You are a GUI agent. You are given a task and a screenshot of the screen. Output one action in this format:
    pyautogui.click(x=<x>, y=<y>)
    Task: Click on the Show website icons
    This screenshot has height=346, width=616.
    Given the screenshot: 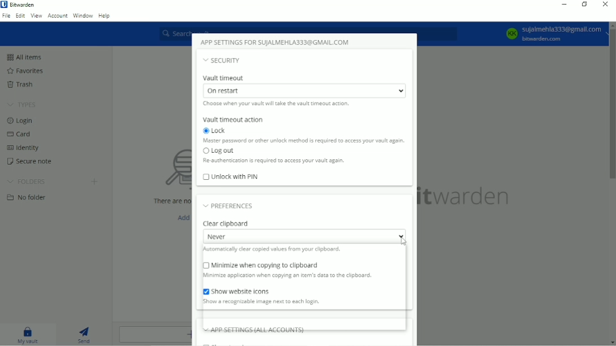 What is the action you would take?
    pyautogui.click(x=263, y=297)
    